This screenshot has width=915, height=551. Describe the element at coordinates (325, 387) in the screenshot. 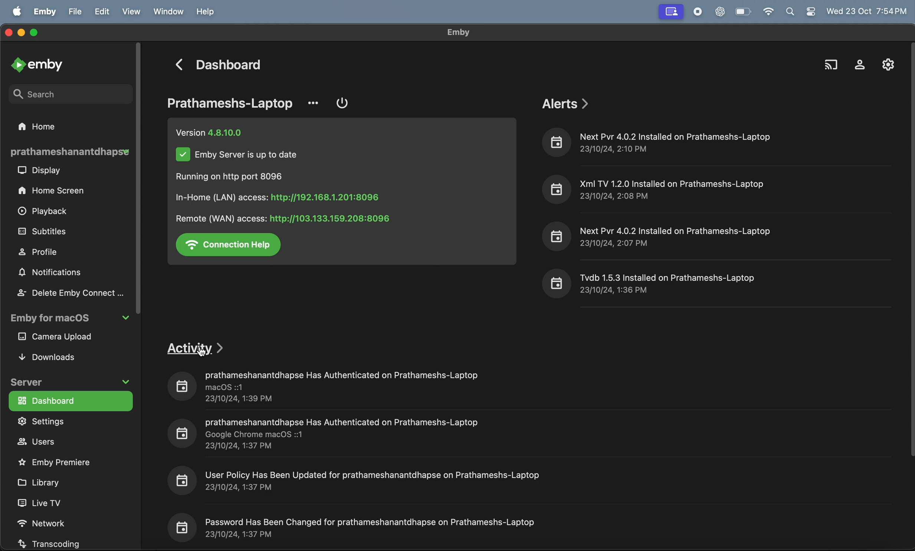

I see `prathameshanantdhapse Has Authenticated on Prathameshs-Laptop
B58 macOS ::1
23/10/24, 1:39 PM` at that location.